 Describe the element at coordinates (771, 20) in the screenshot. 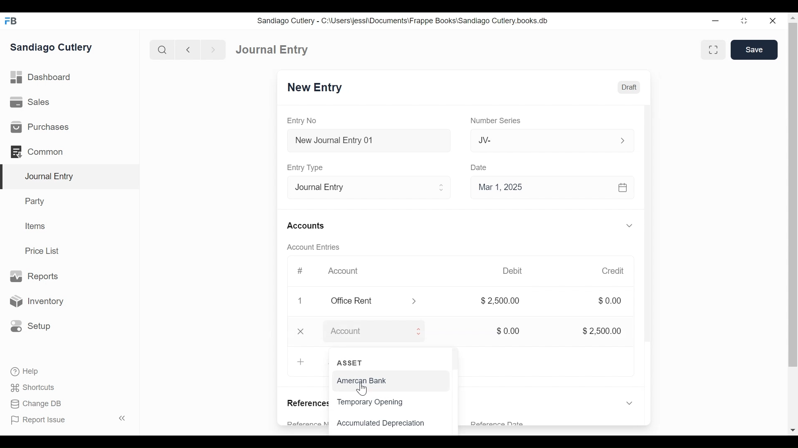

I see `close` at that location.